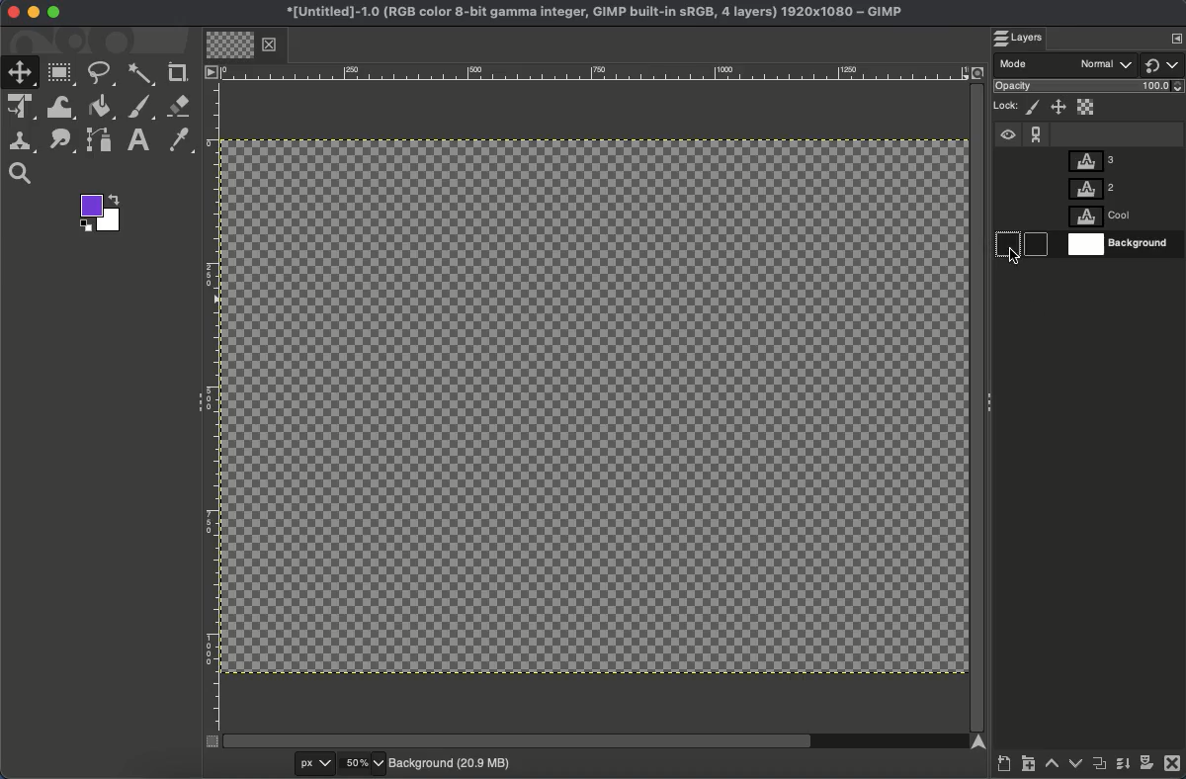  Describe the element at coordinates (362, 763) in the screenshot. I see `50%` at that location.